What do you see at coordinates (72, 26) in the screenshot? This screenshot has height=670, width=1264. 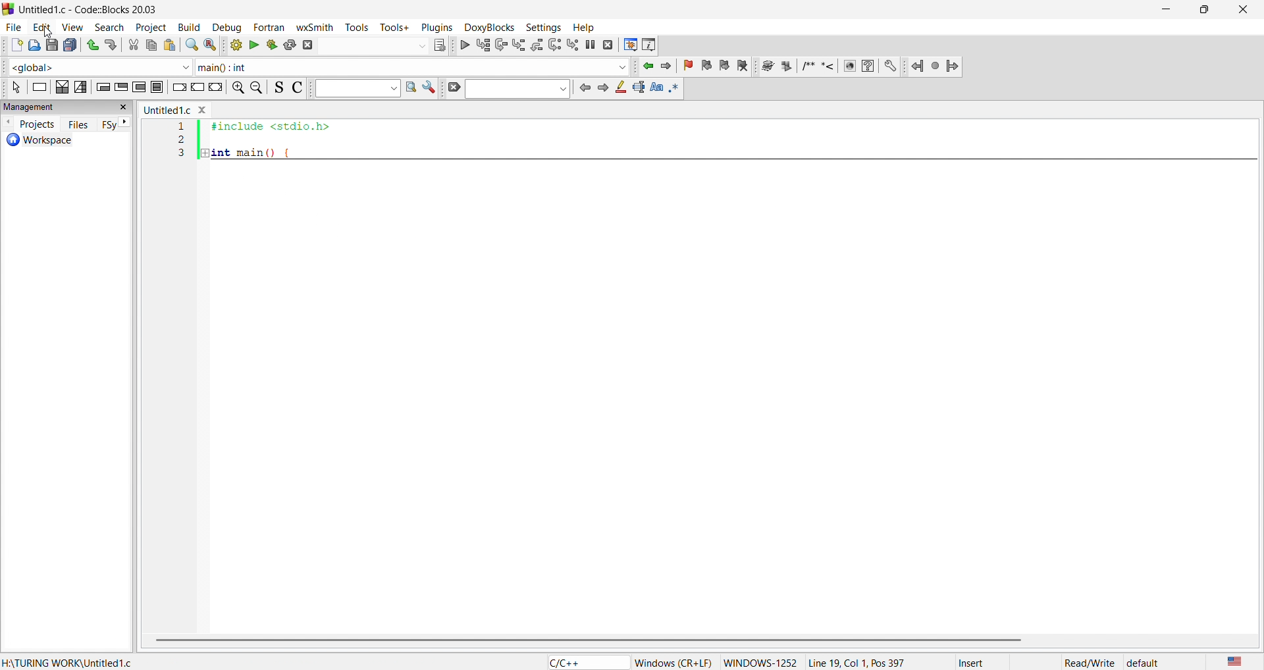 I see `view` at bounding box center [72, 26].